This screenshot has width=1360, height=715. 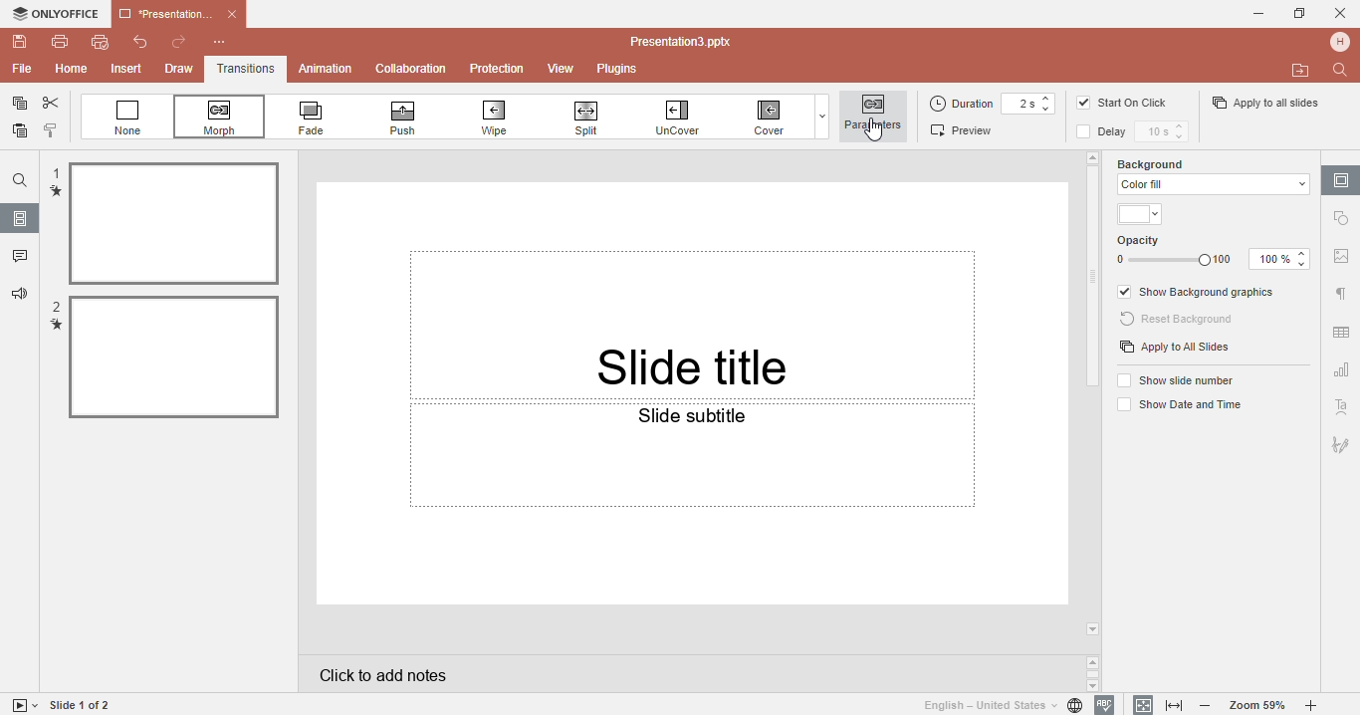 I want to click on Customize quick access toolbar, so click(x=230, y=42).